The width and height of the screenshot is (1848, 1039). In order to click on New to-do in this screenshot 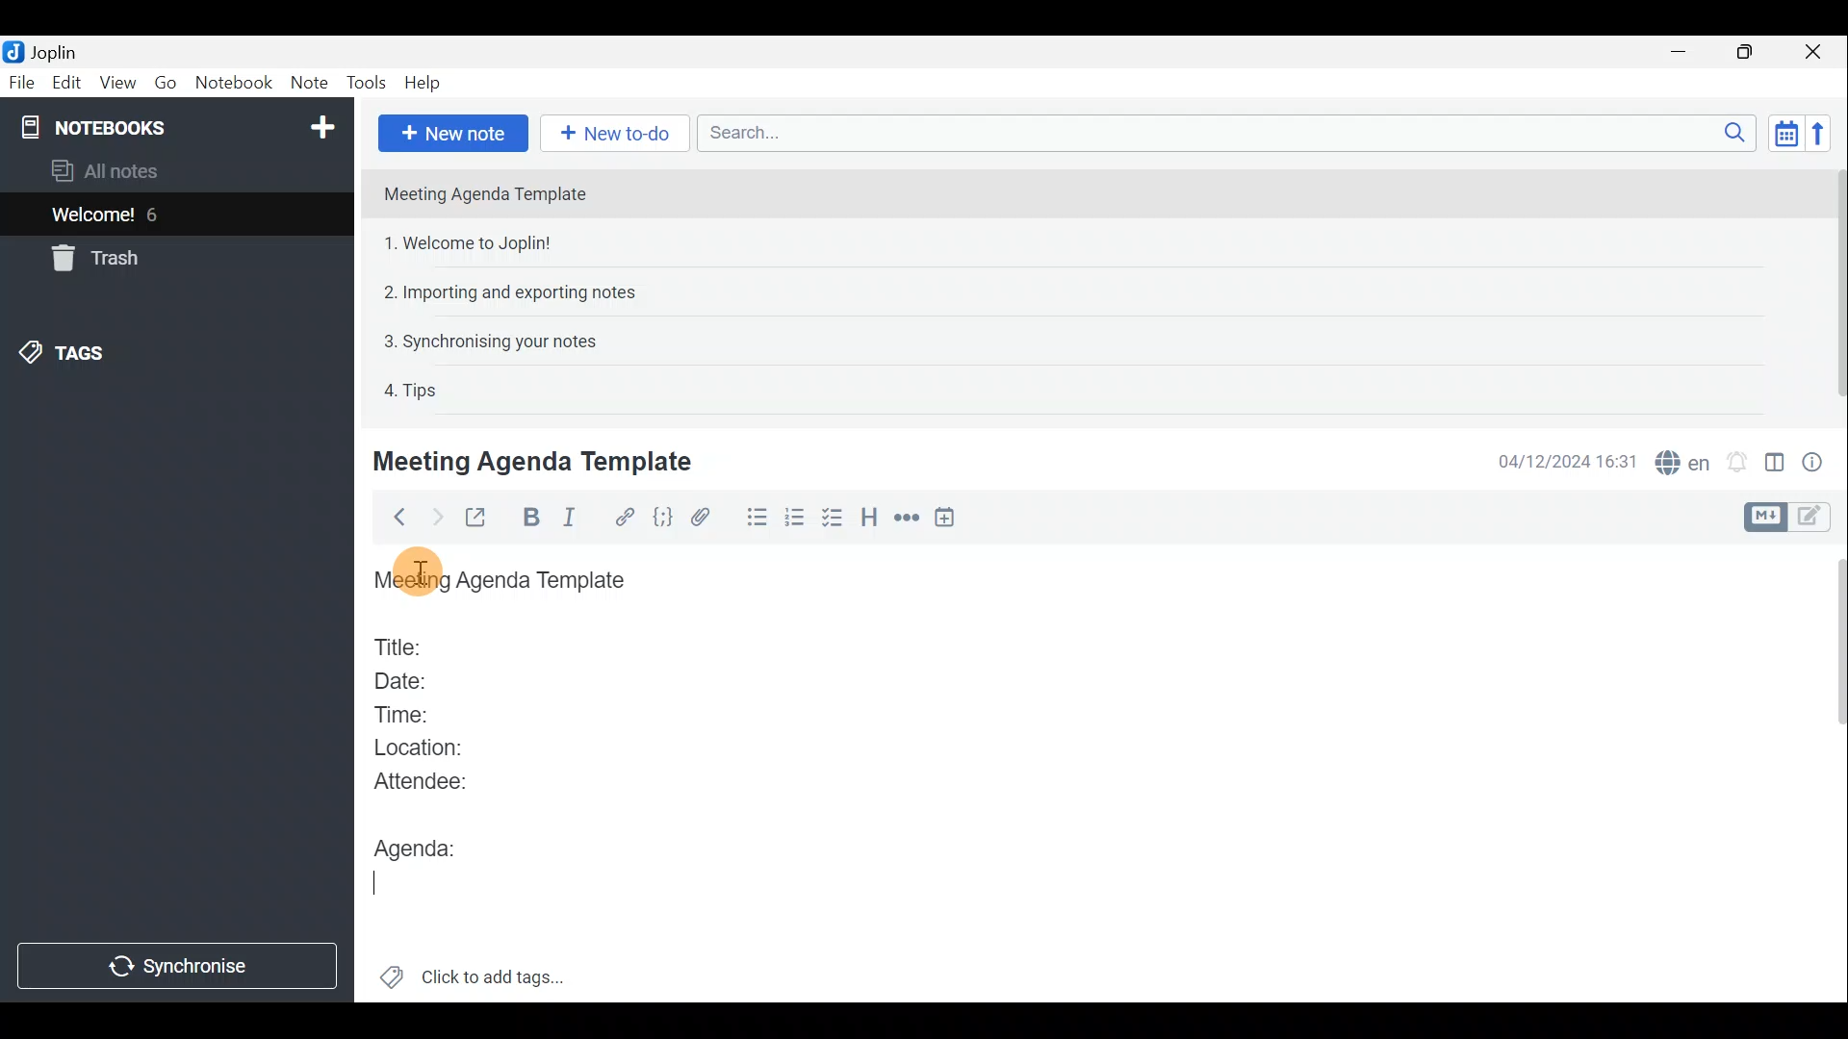, I will do `click(611, 132)`.